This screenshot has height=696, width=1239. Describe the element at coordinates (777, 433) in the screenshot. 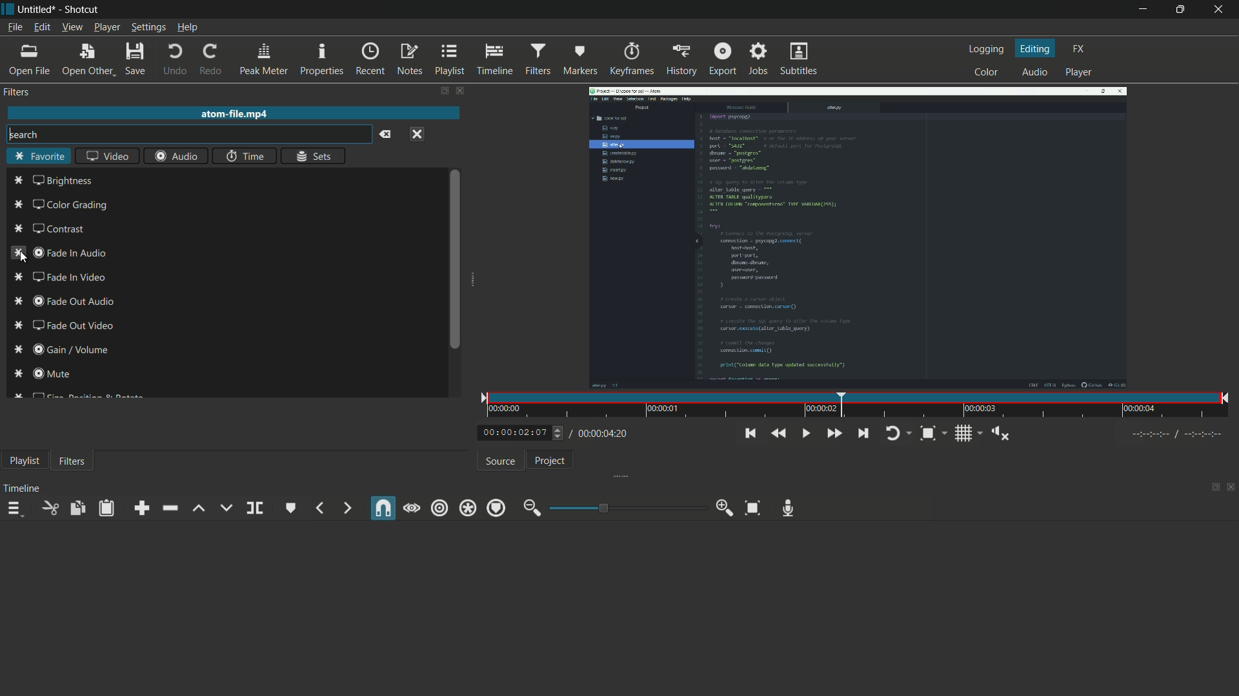

I see `quickly play backward` at that location.